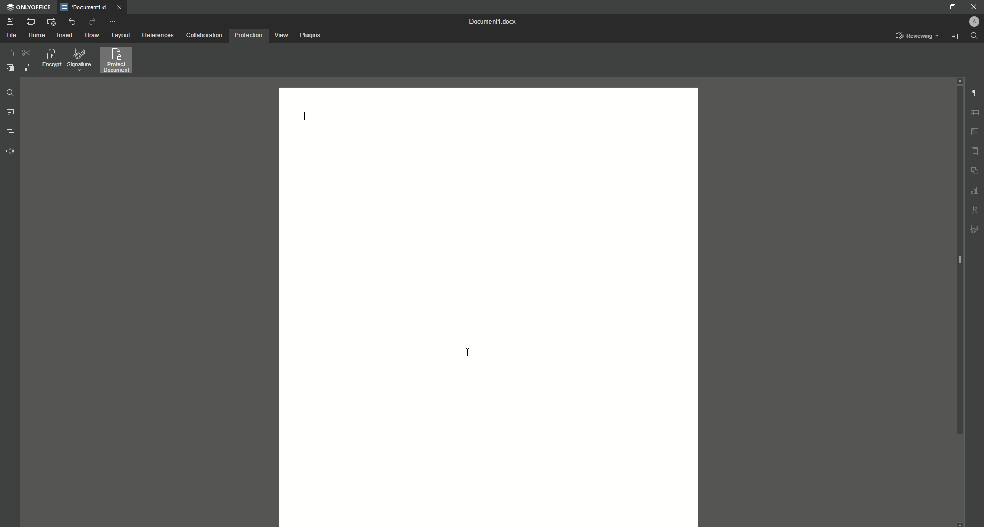  I want to click on Profile, so click(971, 22).